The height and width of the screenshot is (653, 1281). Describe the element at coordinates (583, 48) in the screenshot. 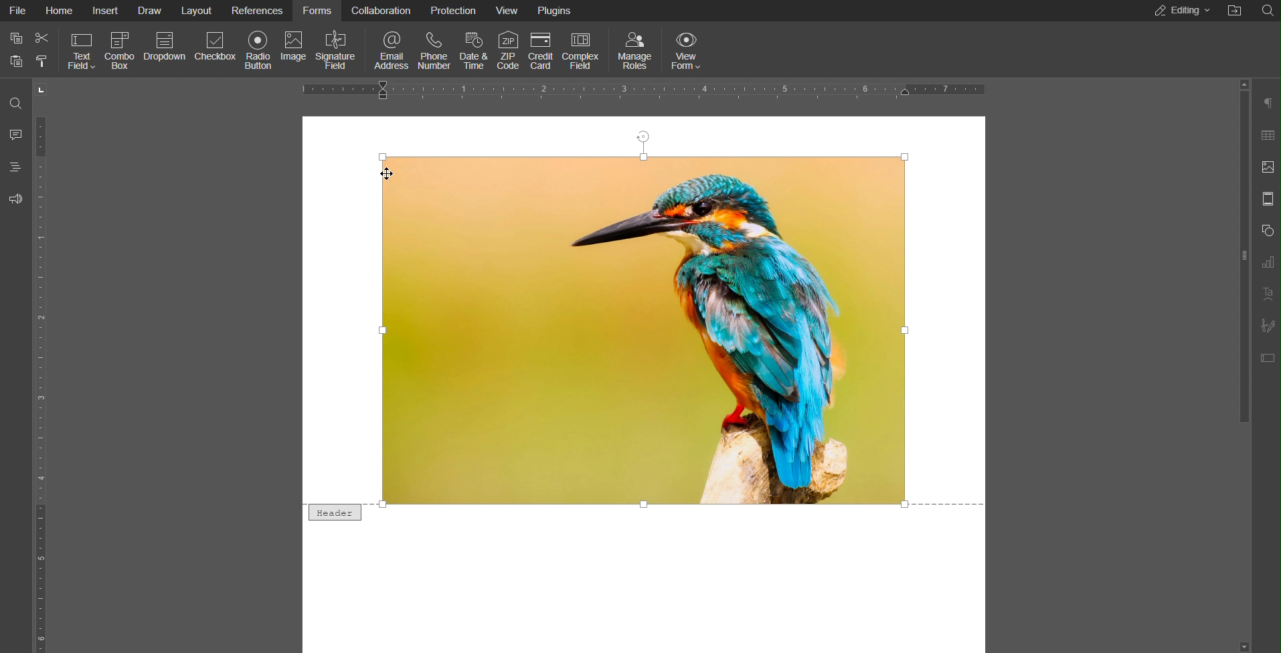

I see `Complex Field` at that location.